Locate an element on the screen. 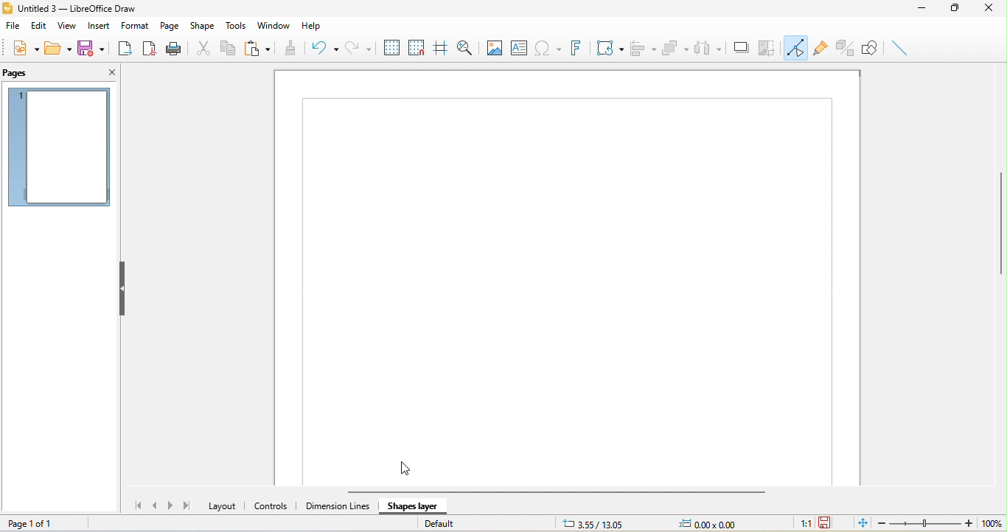  view is located at coordinates (66, 26).